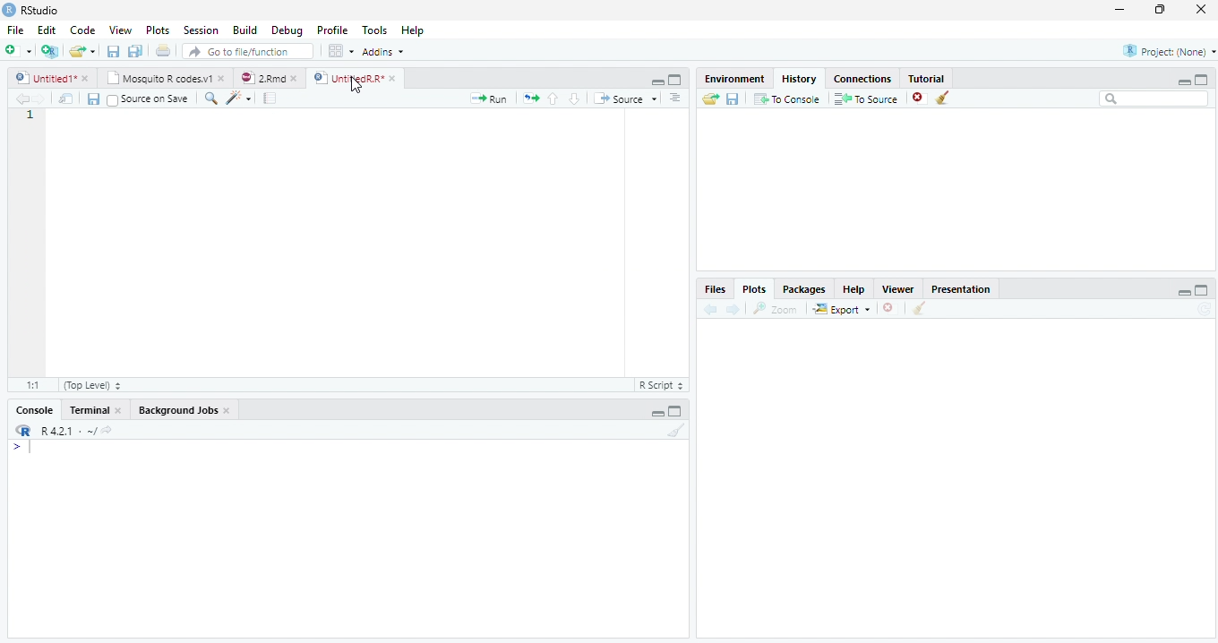  I want to click on Untitled, so click(54, 79).